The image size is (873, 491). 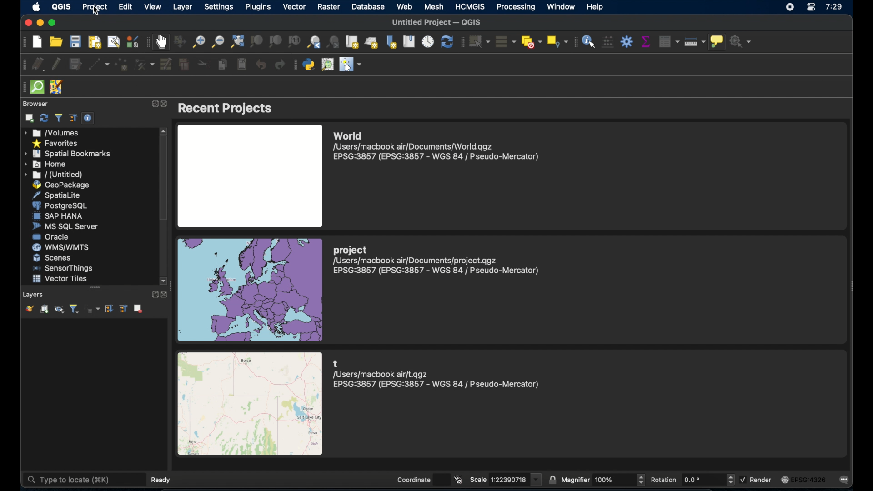 What do you see at coordinates (35, 104) in the screenshot?
I see `browser` at bounding box center [35, 104].